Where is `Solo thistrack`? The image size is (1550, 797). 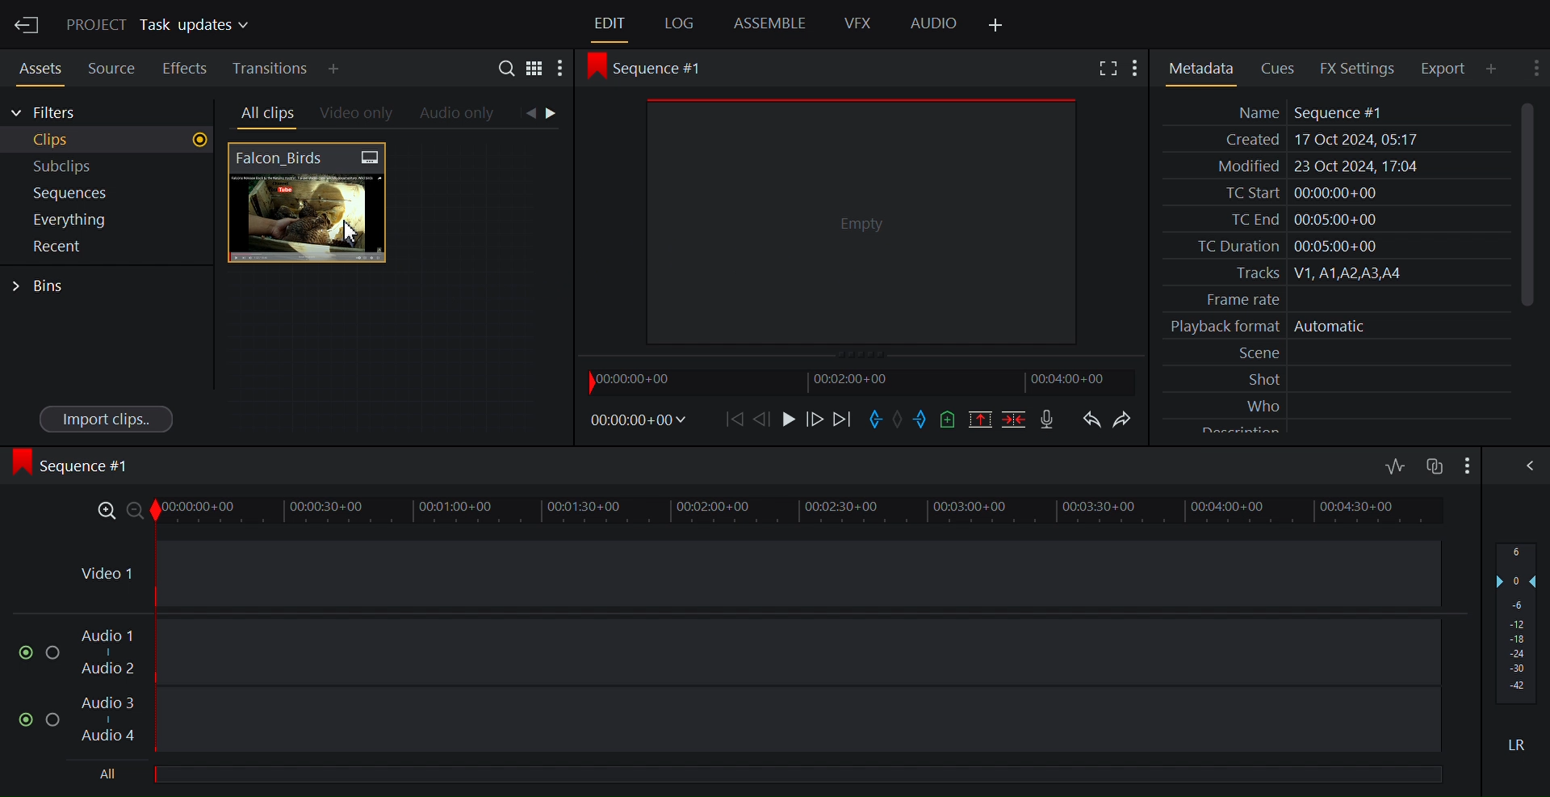
Solo thistrack is located at coordinates (56, 654).